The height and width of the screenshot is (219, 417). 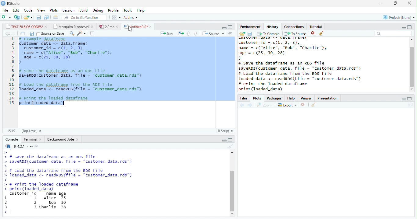 I want to click on down, so click(x=195, y=34).